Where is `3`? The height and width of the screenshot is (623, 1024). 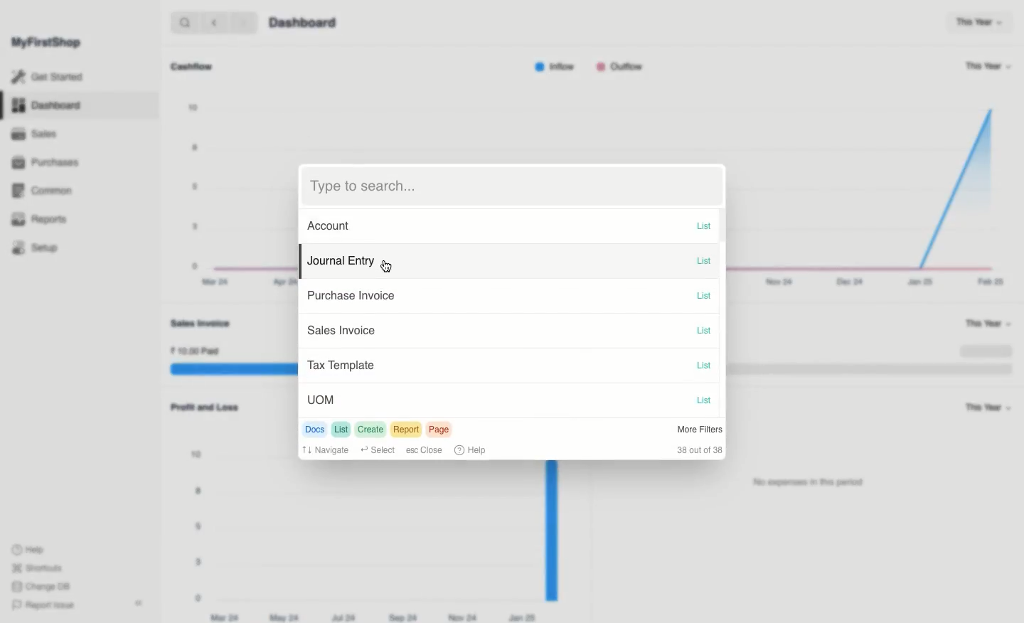 3 is located at coordinates (196, 226).